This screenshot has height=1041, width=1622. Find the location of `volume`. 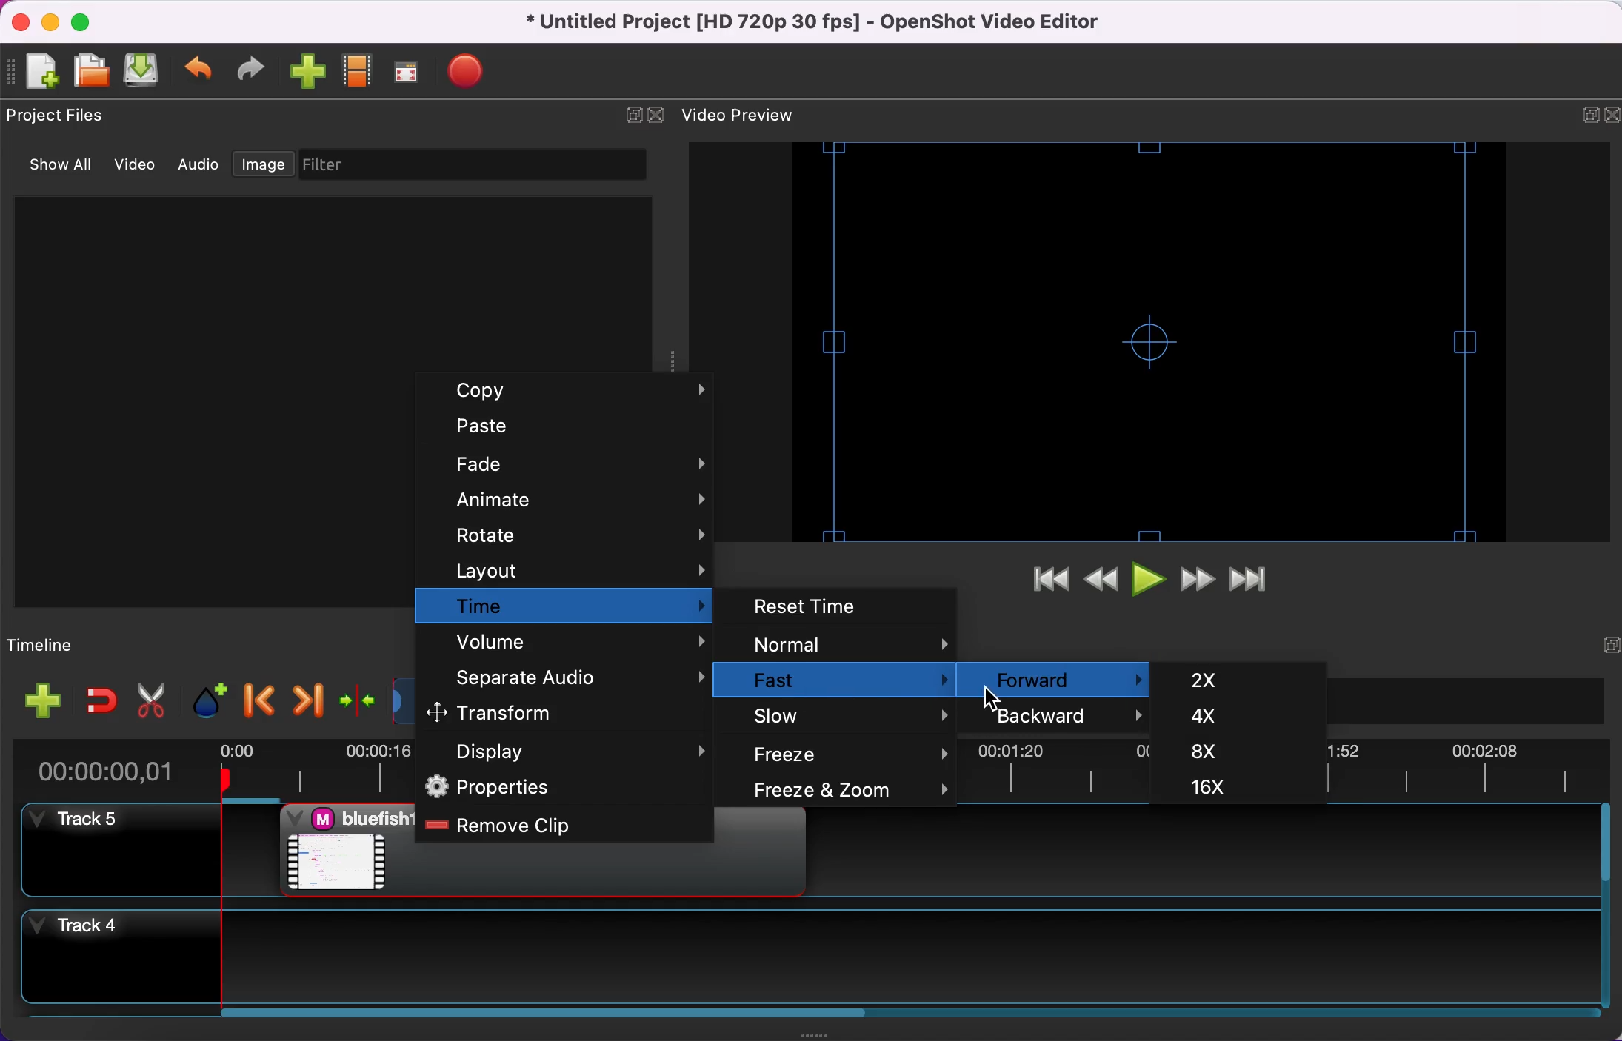

volume is located at coordinates (569, 643).